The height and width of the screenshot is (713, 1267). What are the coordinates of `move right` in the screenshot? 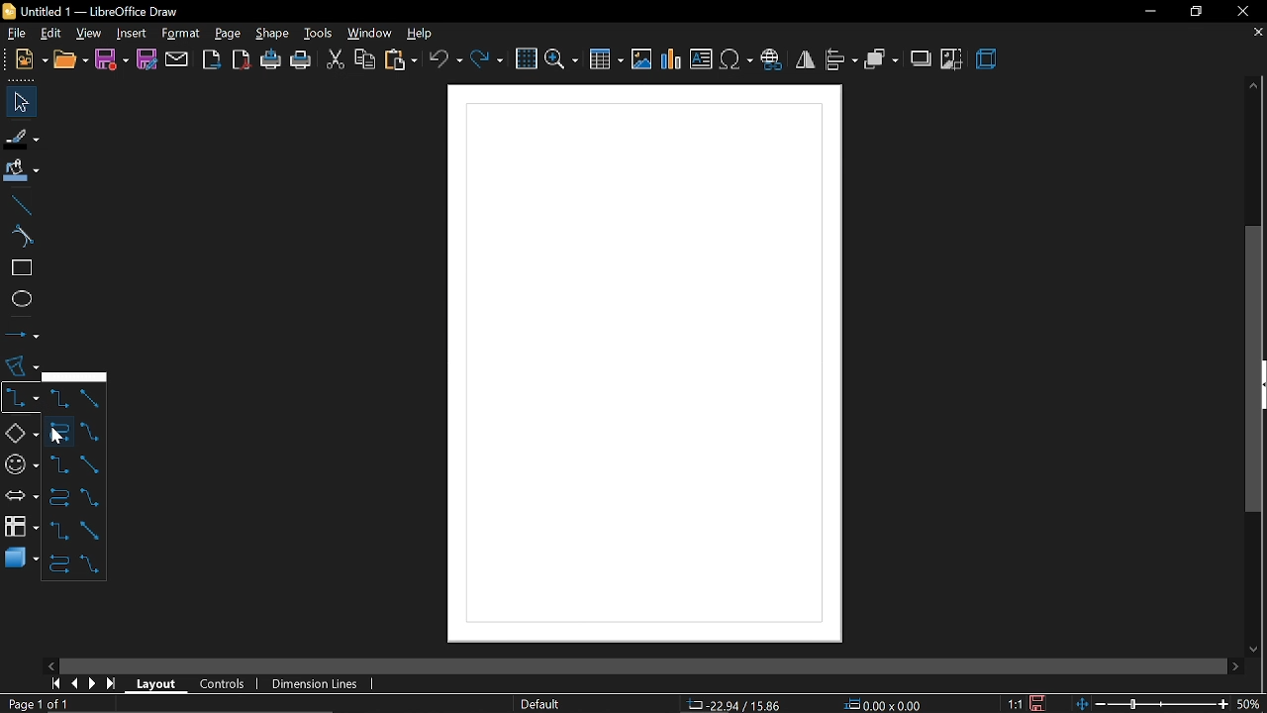 It's located at (1235, 664).